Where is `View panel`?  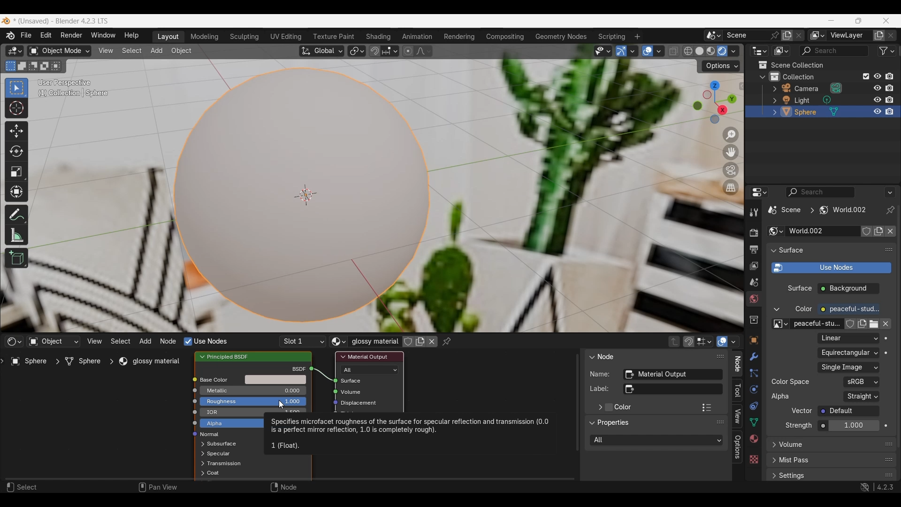
View panel is located at coordinates (737, 417).